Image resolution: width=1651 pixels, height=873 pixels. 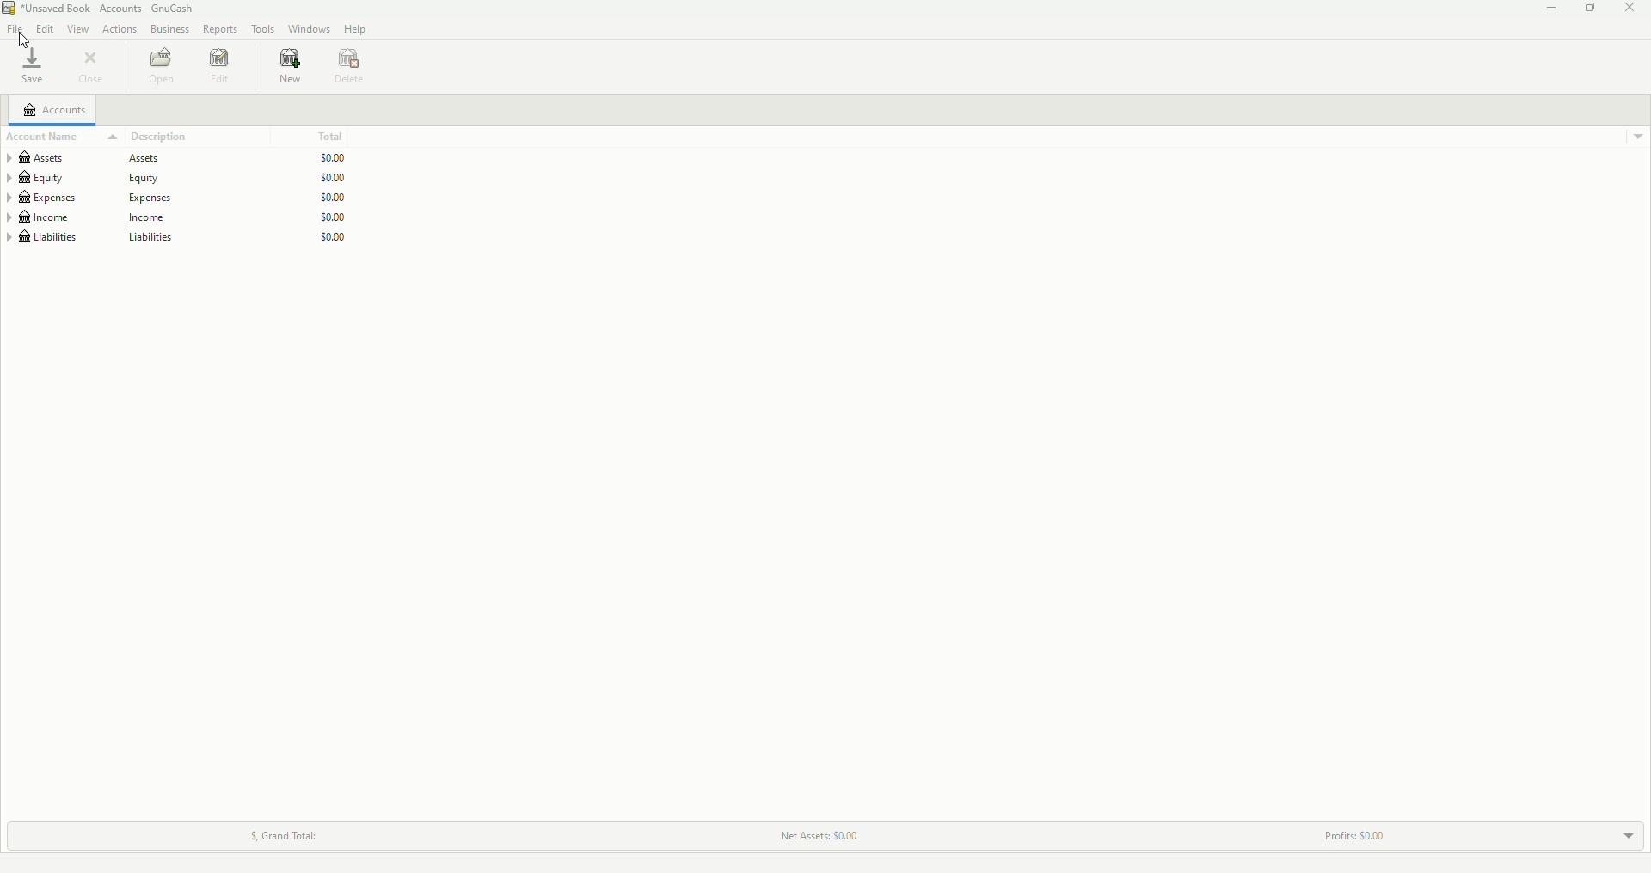 I want to click on Assets, so click(x=178, y=156).